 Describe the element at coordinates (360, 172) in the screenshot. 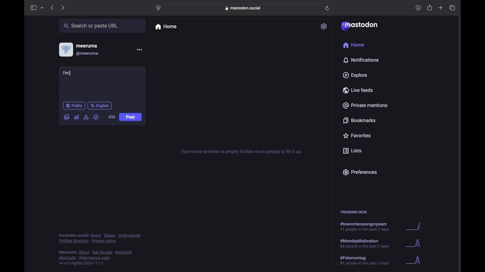

I see `preferences` at that location.